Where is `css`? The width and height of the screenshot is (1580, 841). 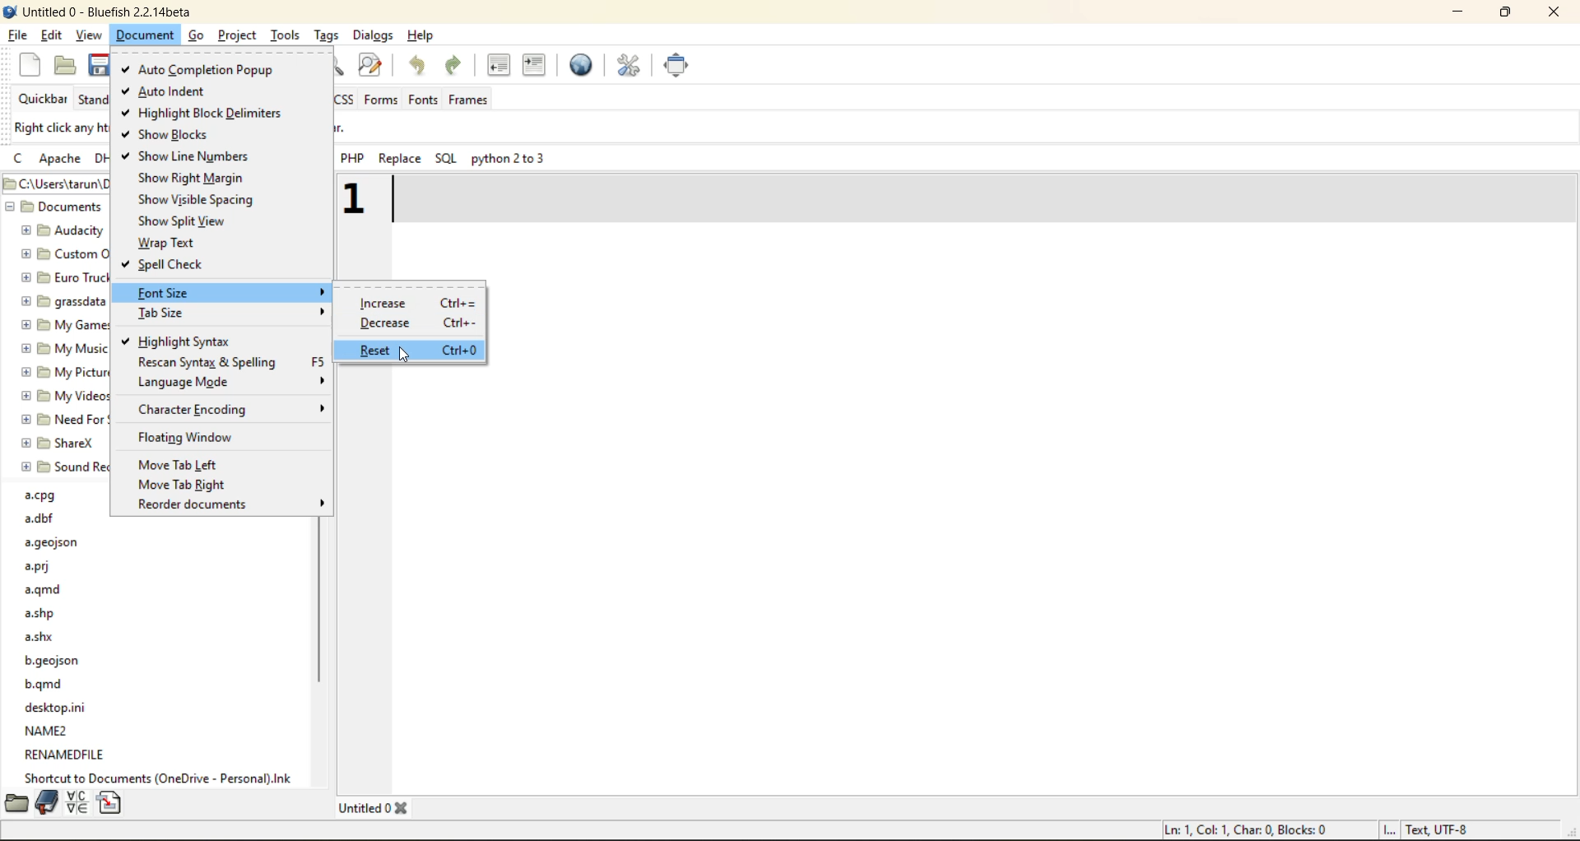 css is located at coordinates (346, 100).